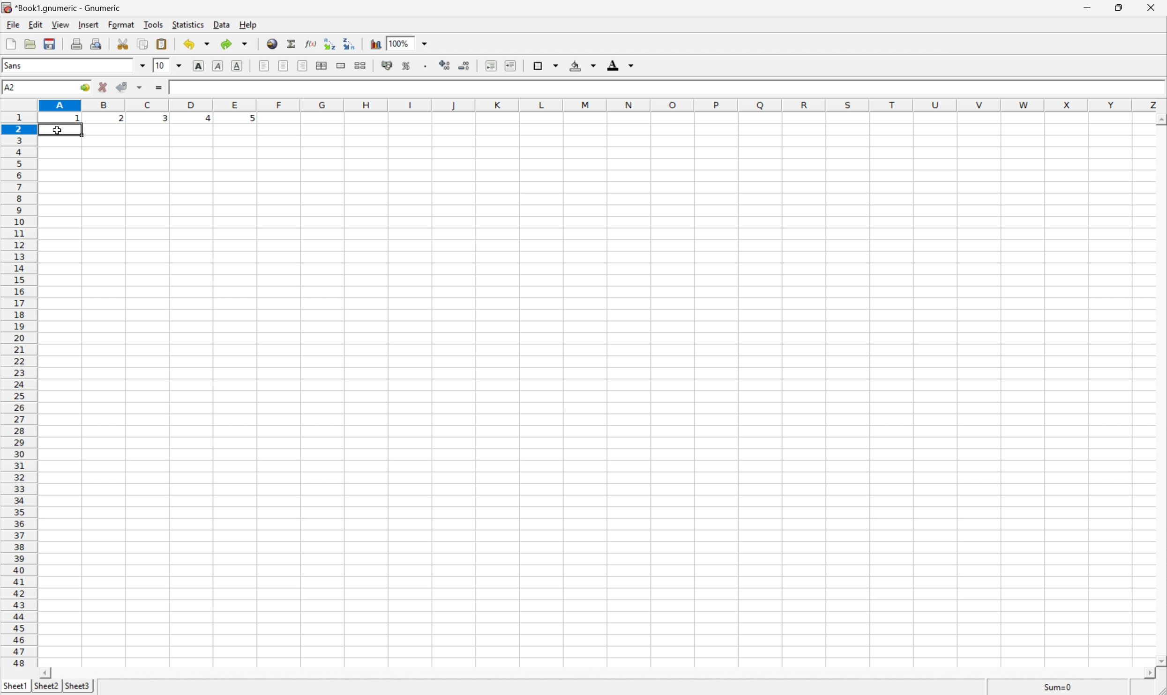 This screenshot has width=1167, height=695. What do you see at coordinates (463, 66) in the screenshot?
I see `decrease number of decimals displayed` at bounding box center [463, 66].